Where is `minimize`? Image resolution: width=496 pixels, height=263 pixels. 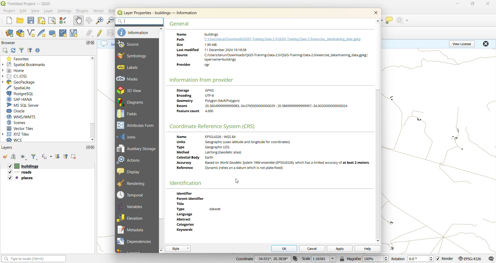 minimize is located at coordinates (86, 43).